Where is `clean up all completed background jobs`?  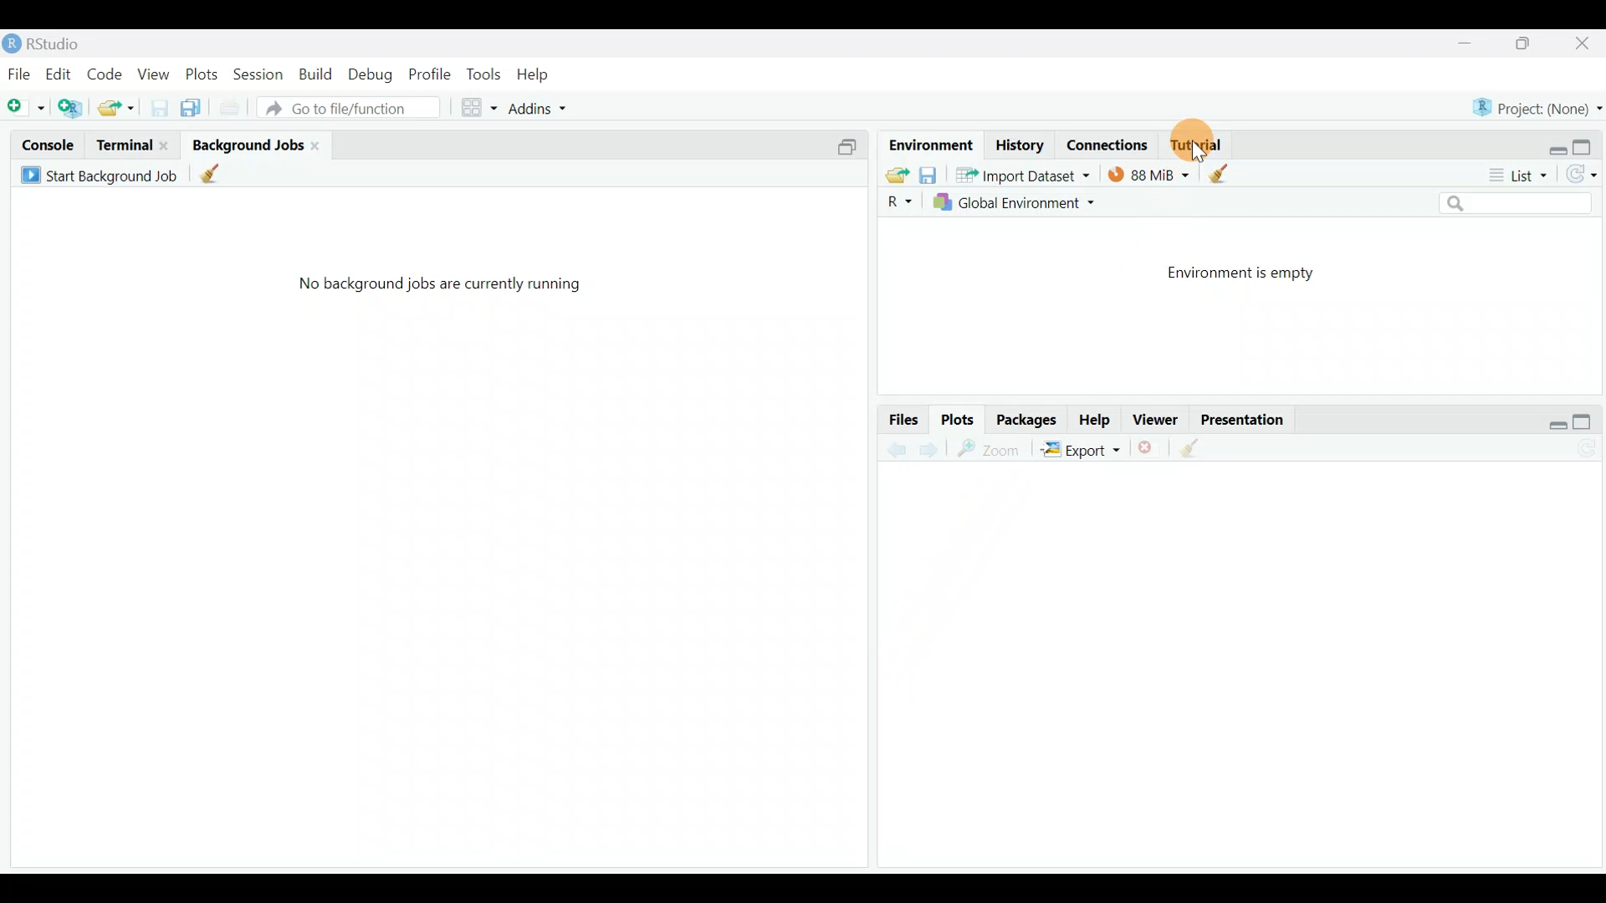
clean up all completed background jobs is located at coordinates (219, 176).